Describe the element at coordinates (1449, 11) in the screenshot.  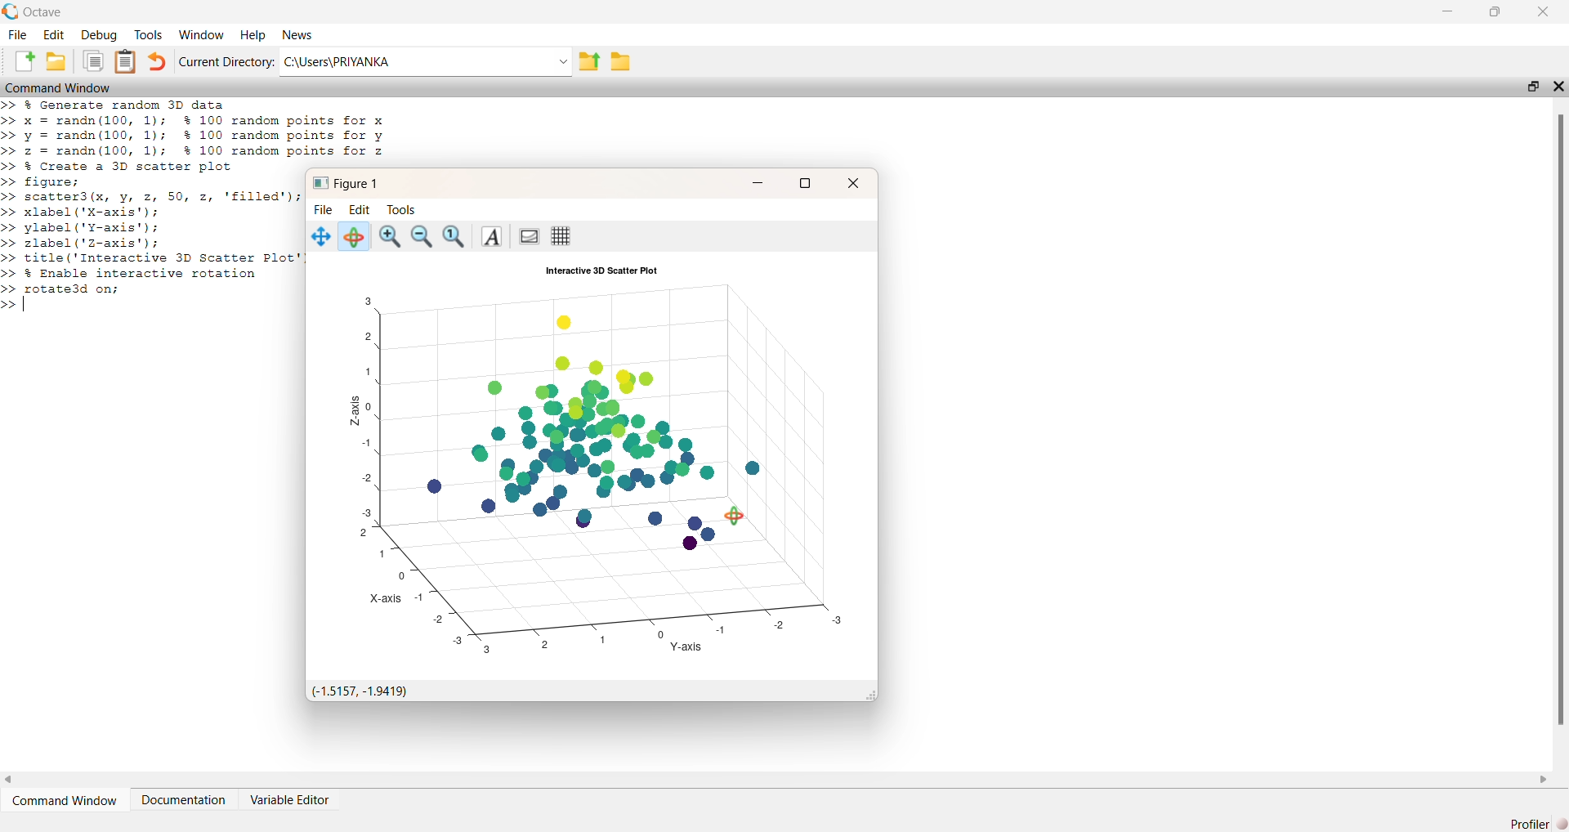
I see `minimize` at that location.